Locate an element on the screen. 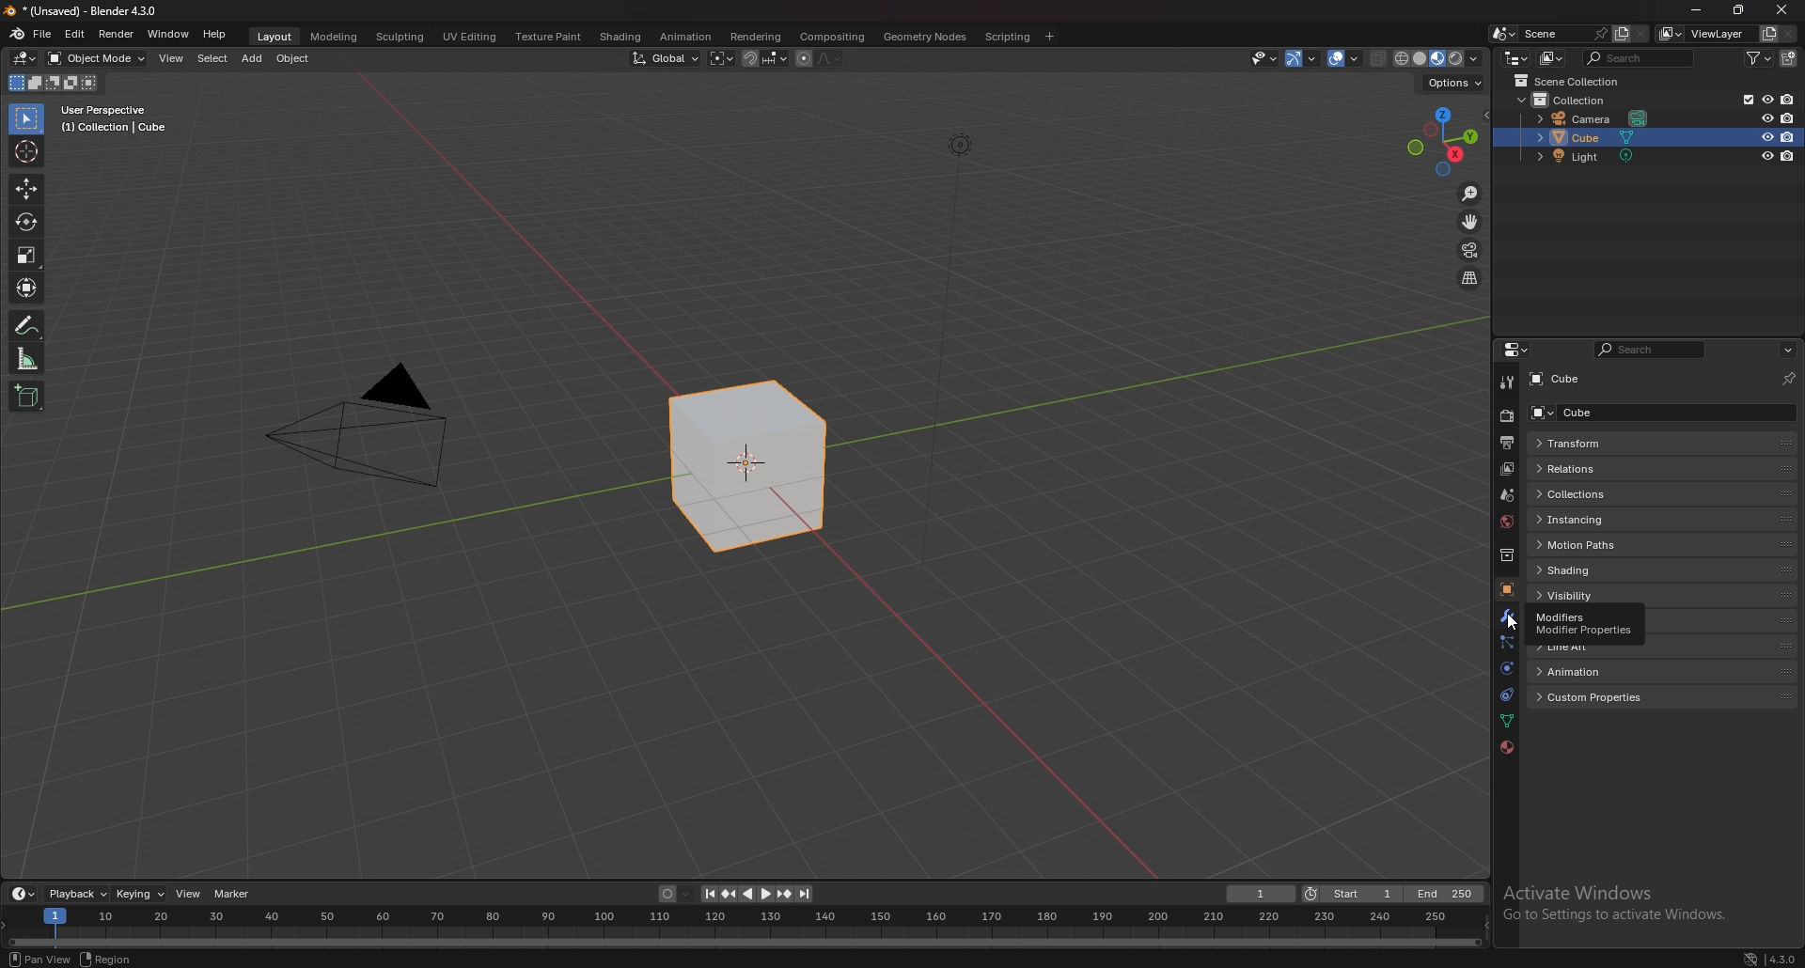  shading is located at coordinates (1593, 571).